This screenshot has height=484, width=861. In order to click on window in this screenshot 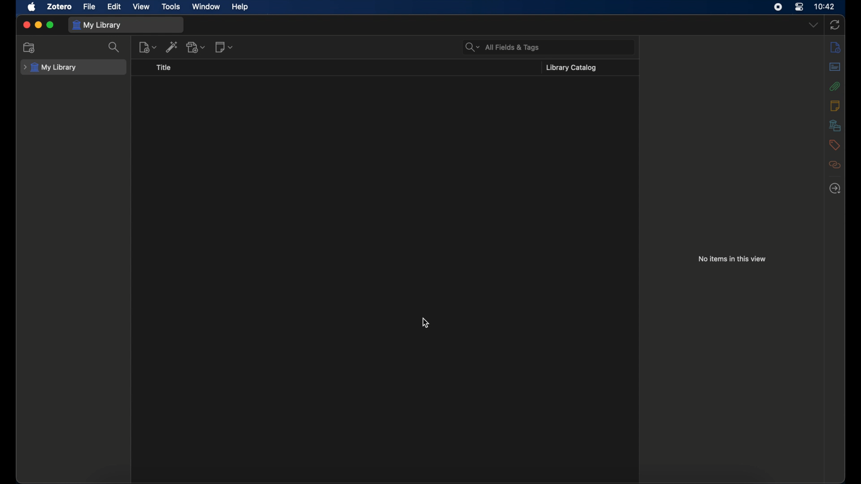, I will do `click(205, 6)`.